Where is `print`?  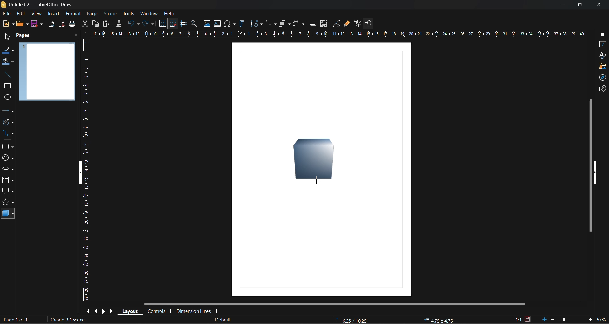
print is located at coordinates (72, 25).